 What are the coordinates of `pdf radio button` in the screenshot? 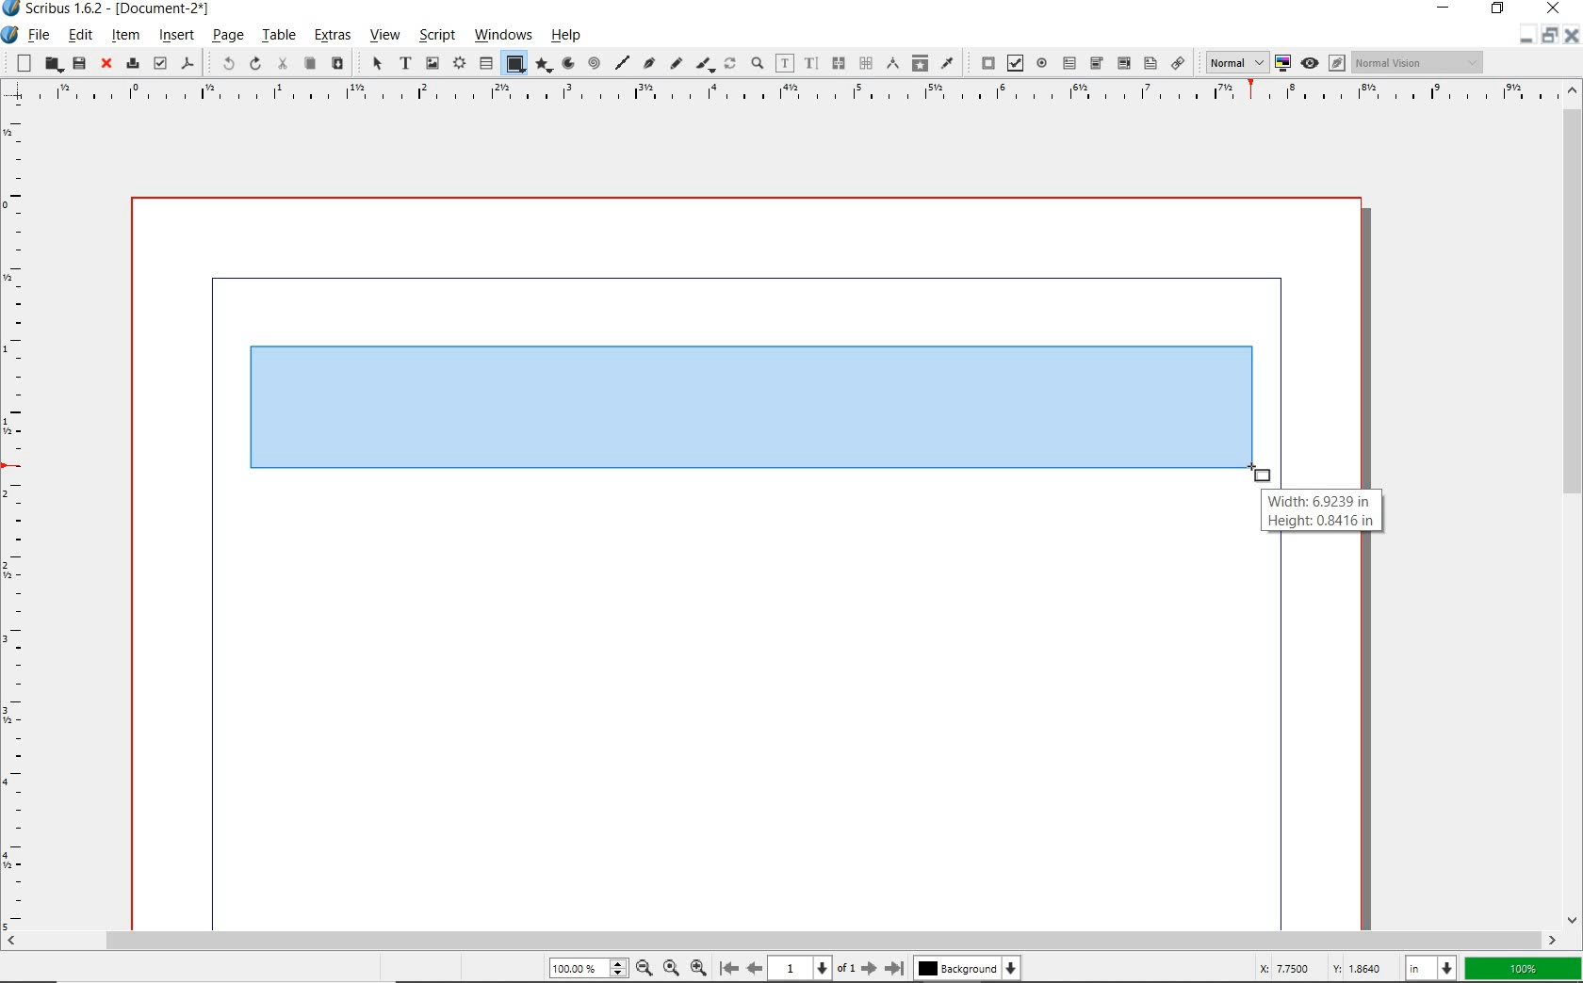 It's located at (1041, 63).